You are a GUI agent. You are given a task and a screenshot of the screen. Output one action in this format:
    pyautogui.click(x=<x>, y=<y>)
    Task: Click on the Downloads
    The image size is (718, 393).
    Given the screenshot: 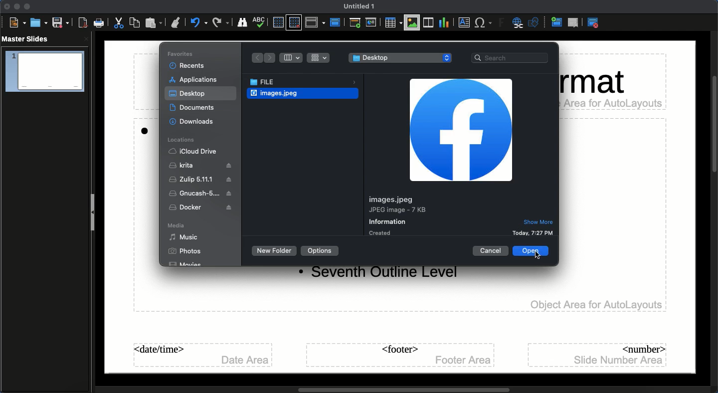 What is the action you would take?
    pyautogui.click(x=195, y=122)
    